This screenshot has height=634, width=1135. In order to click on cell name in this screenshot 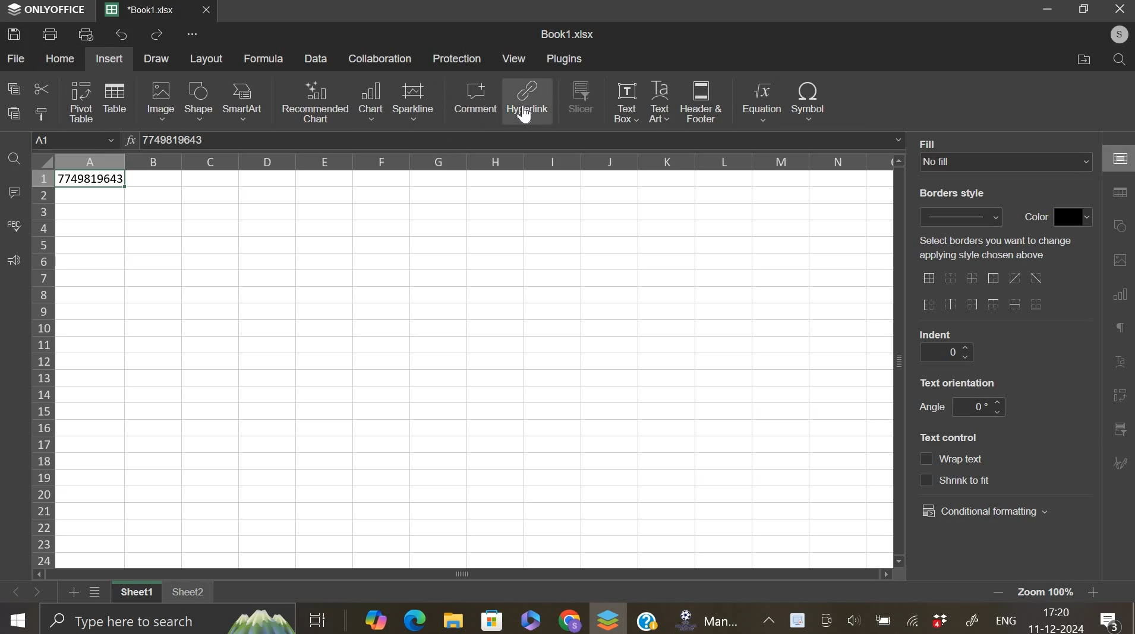, I will do `click(77, 141)`.